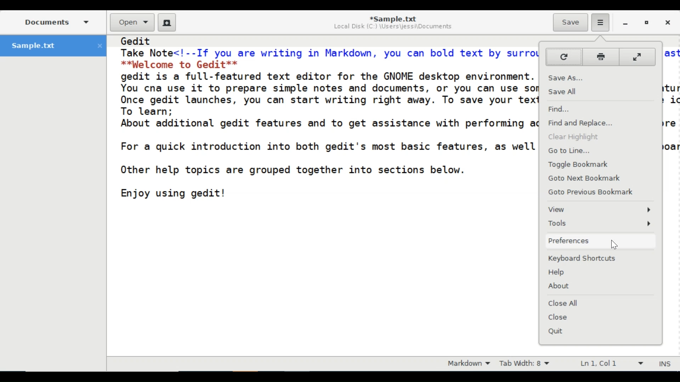  What do you see at coordinates (582, 259) in the screenshot?
I see `Keyboard Shortcuts` at bounding box center [582, 259].